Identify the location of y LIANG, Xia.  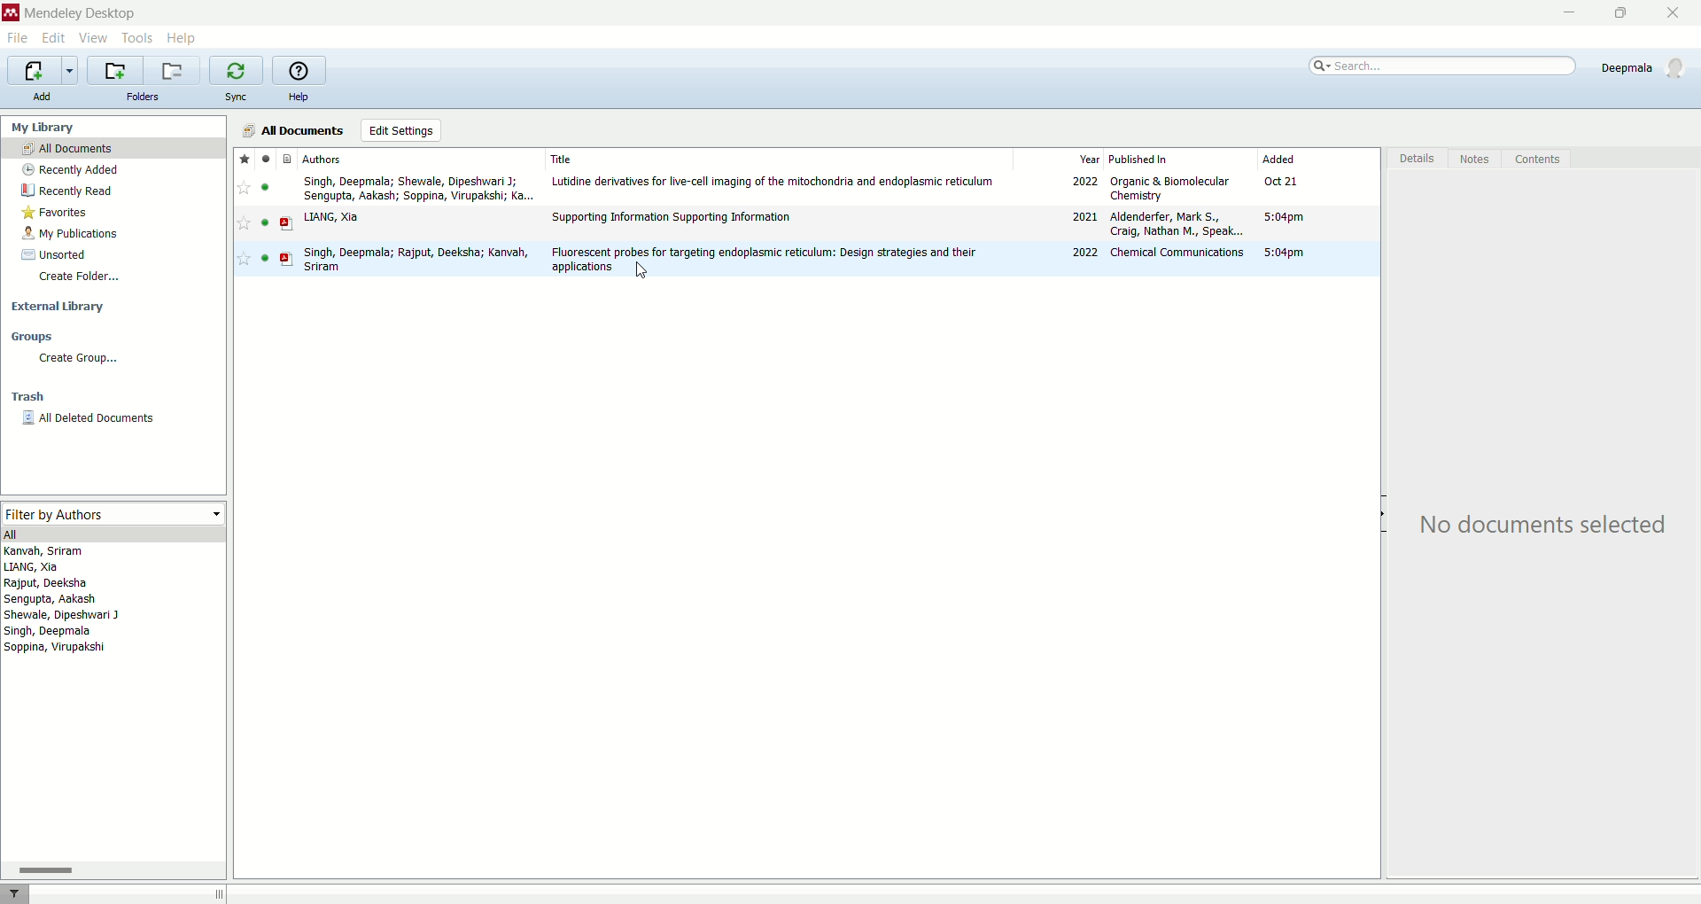
(345, 217).